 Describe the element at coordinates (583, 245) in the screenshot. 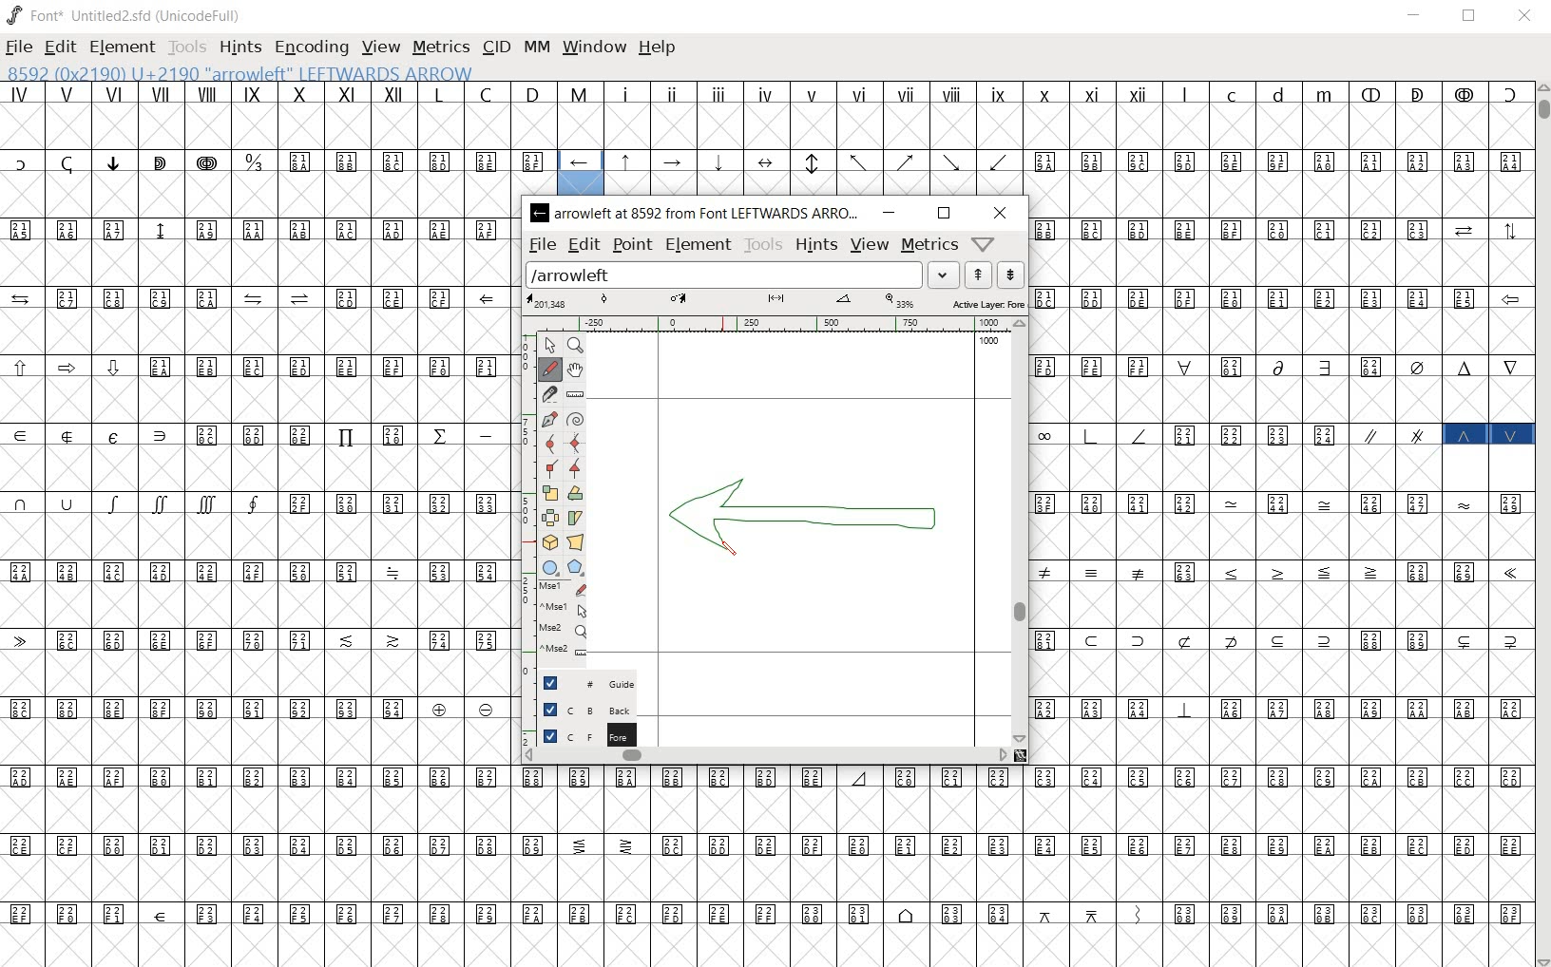

I see `edit` at that location.